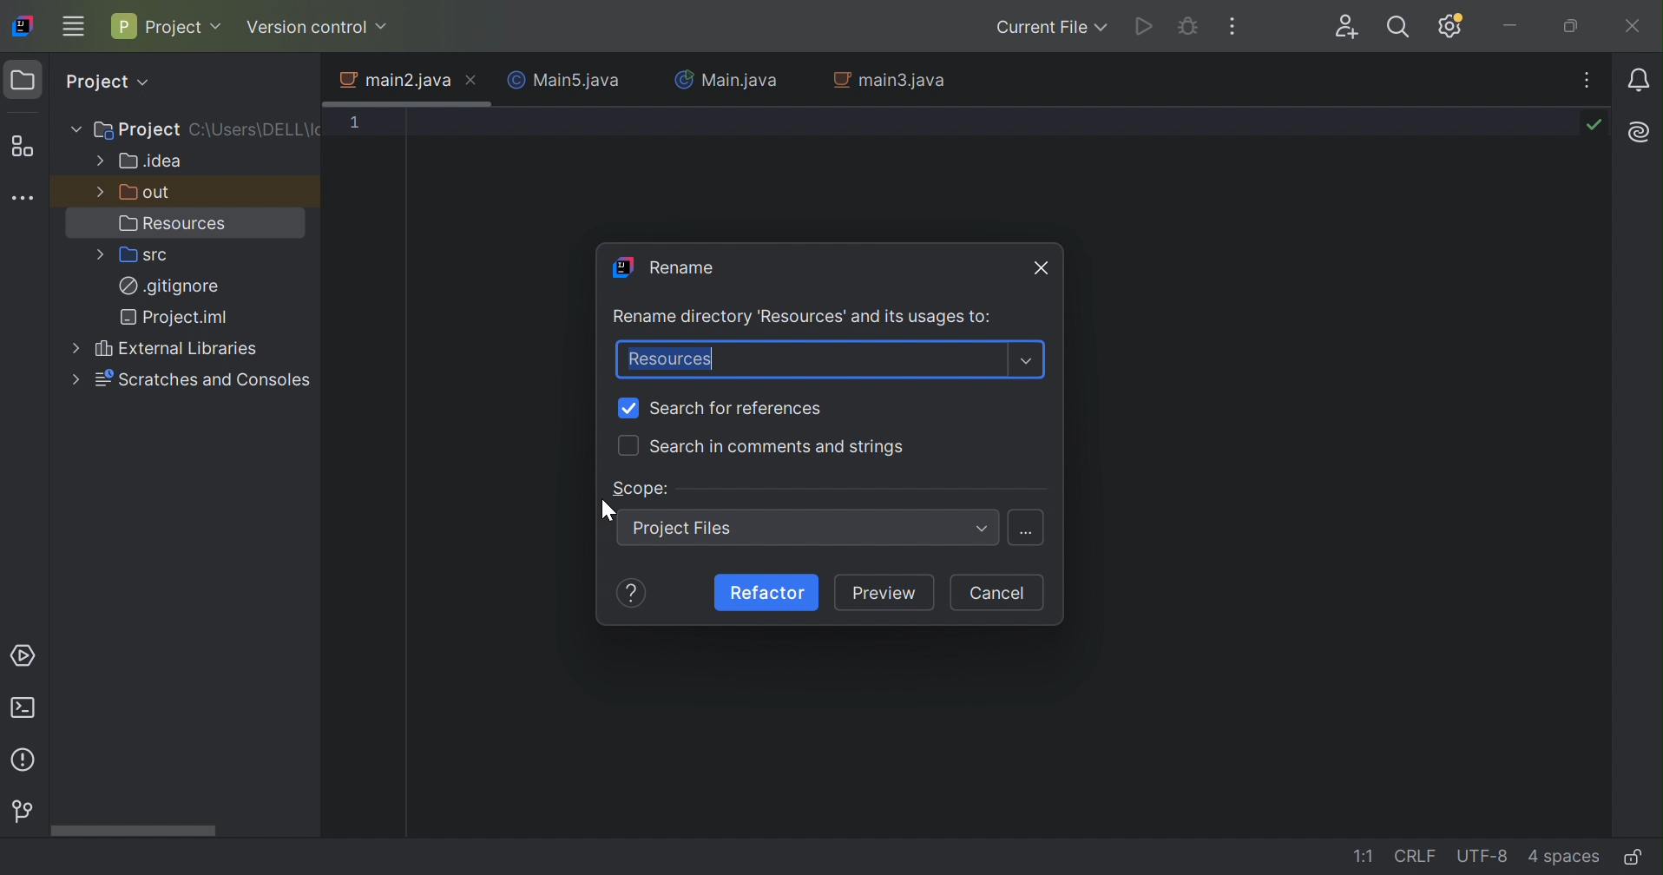 The height and width of the screenshot is (875, 1663). Describe the element at coordinates (887, 595) in the screenshot. I see `Preview` at that location.